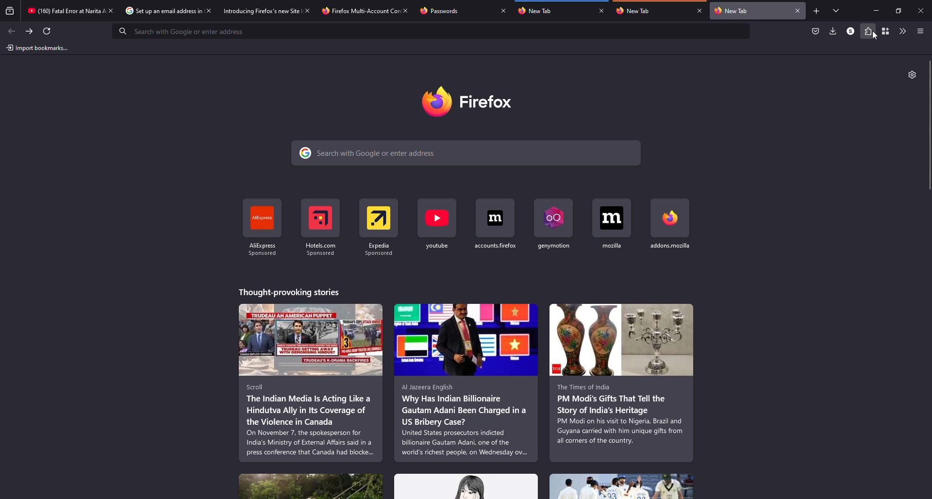  Describe the element at coordinates (406, 10) in the screenshot. I see `close` at that location.